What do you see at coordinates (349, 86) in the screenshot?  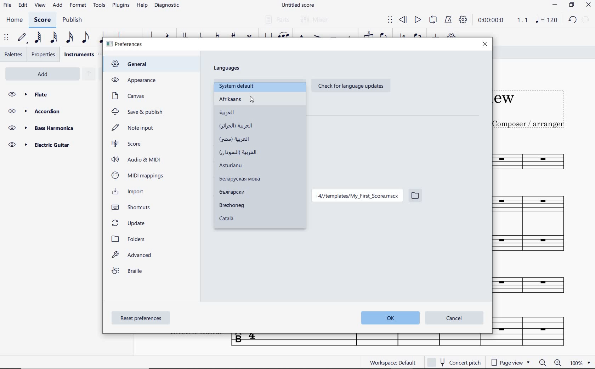 I see `check for language updates` at bounding box center [349, 86].